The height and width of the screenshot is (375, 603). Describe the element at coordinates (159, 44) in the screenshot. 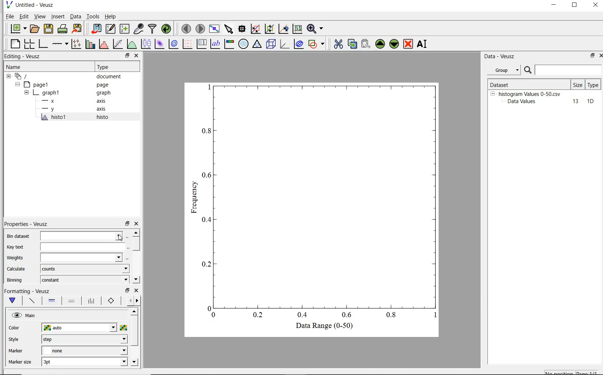

I see `plot 2d dataset as an image` at that location.